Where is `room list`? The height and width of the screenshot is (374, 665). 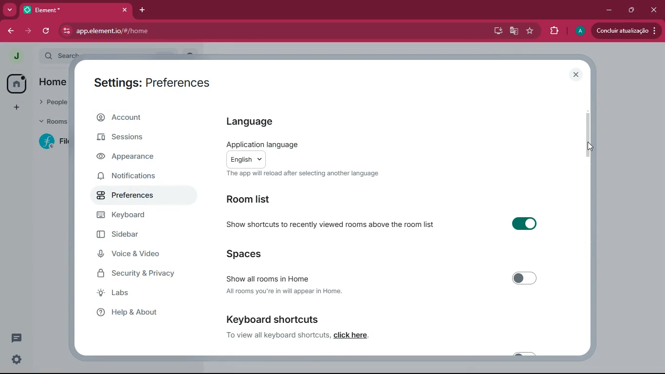 room list is located at coordinates (253, 199).